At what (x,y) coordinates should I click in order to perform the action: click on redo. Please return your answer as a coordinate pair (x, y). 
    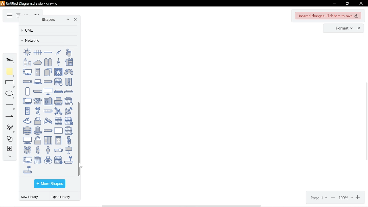
    Looking at the image, I should click on (36, 14).